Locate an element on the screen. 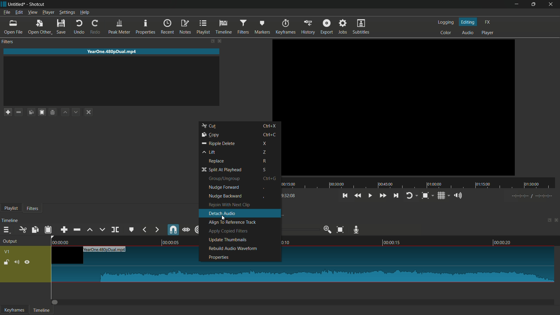 The image size is (560, 315). 00:15:00 is located at coordinates (289, 185).